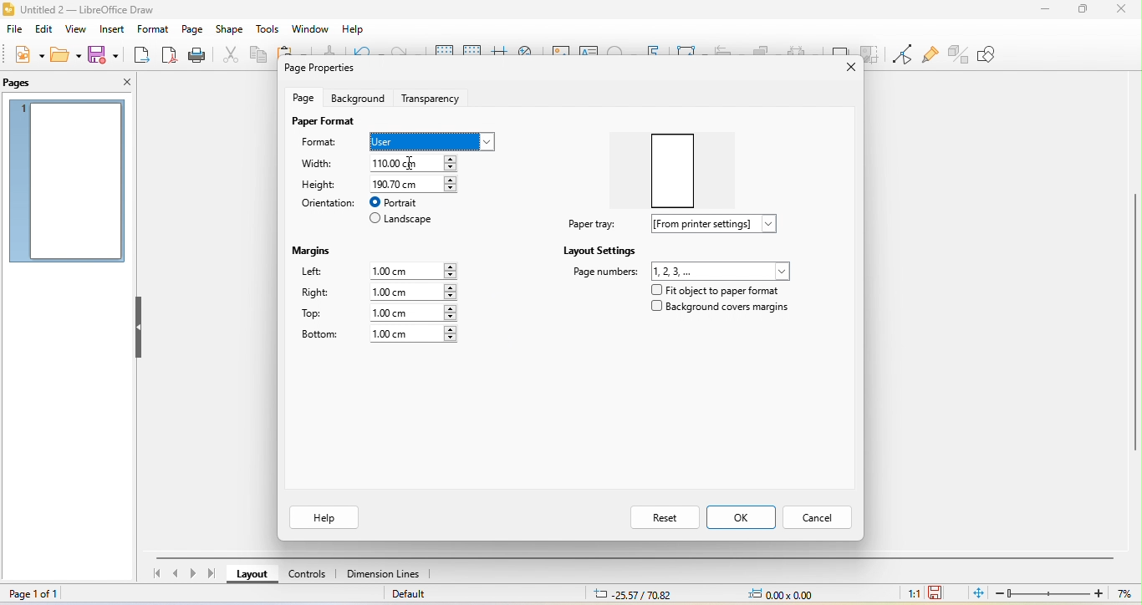  What do you see at coordinates (928, 55) in the screenshot?
I see `show gluepoint function` at bounding box center [928, 55].